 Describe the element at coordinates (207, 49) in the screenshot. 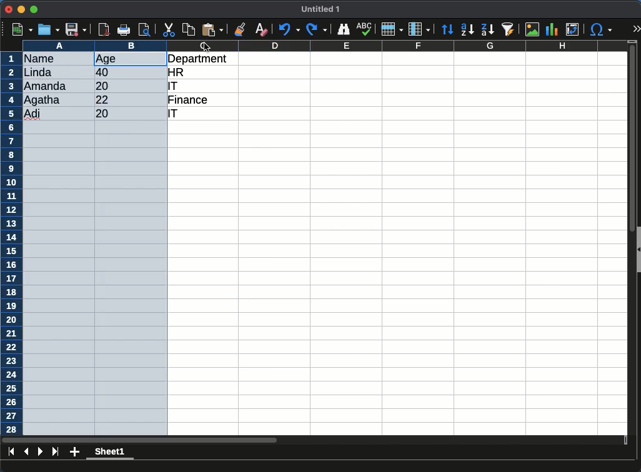

I see `cursor` at that location.